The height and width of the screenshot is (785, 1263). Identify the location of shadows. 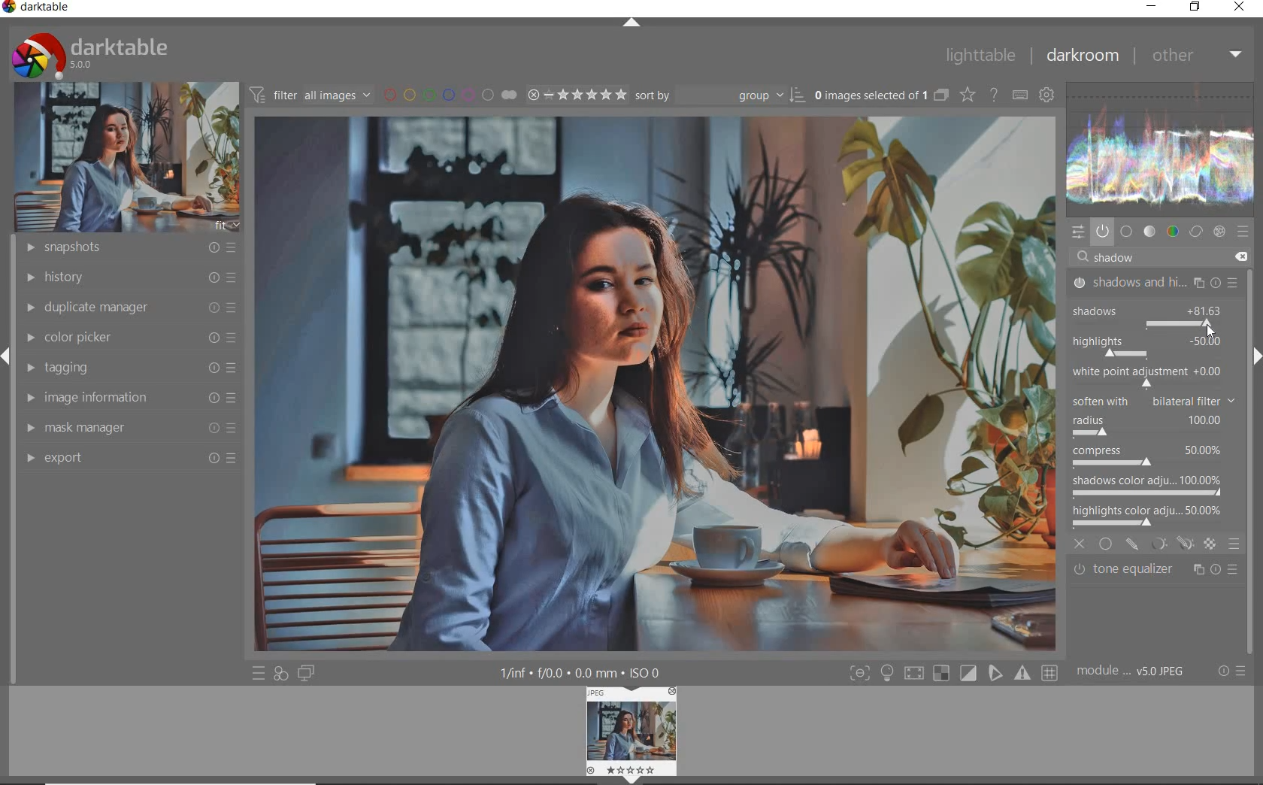
(1116, 308).